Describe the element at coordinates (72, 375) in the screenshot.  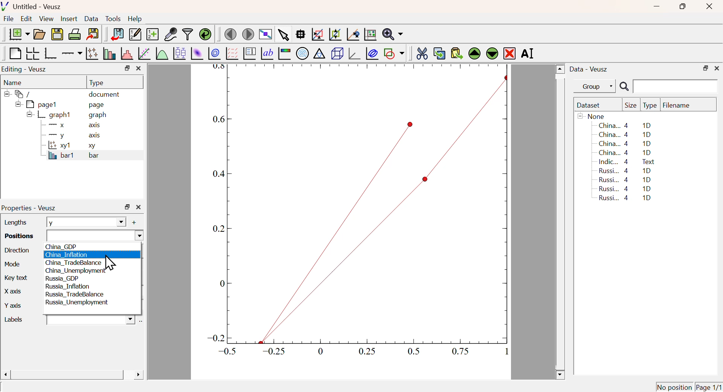
I see `Scroll` at that location.